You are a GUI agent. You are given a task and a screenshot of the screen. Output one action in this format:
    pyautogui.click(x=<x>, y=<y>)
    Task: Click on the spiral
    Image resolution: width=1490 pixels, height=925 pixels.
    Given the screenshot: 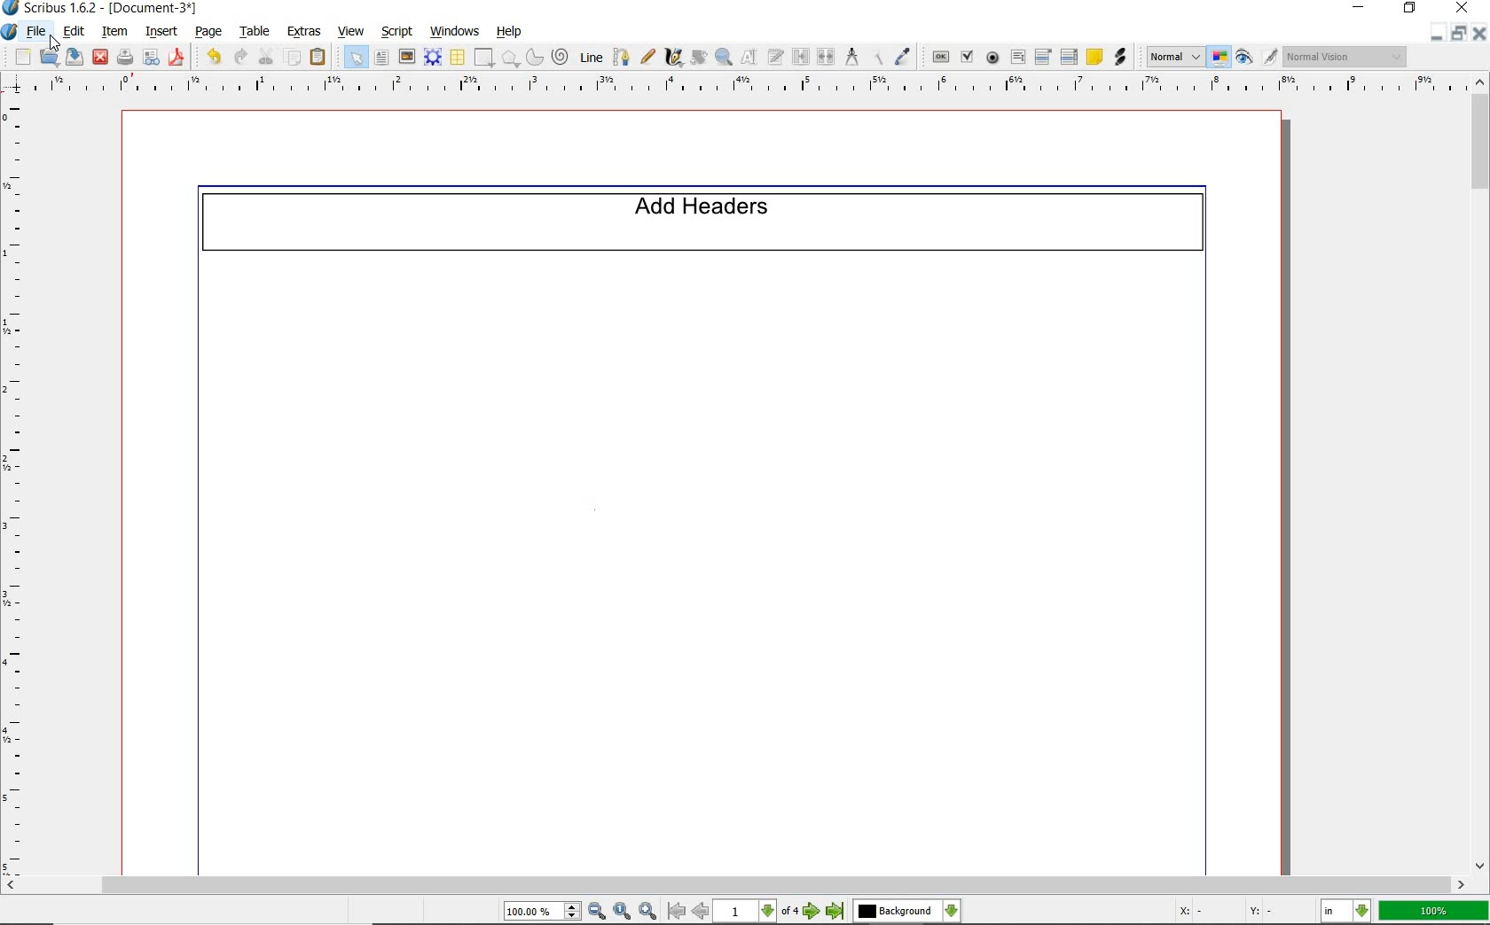 What is the action you would take?
    pyautogui.click(x=561, y=56)
    